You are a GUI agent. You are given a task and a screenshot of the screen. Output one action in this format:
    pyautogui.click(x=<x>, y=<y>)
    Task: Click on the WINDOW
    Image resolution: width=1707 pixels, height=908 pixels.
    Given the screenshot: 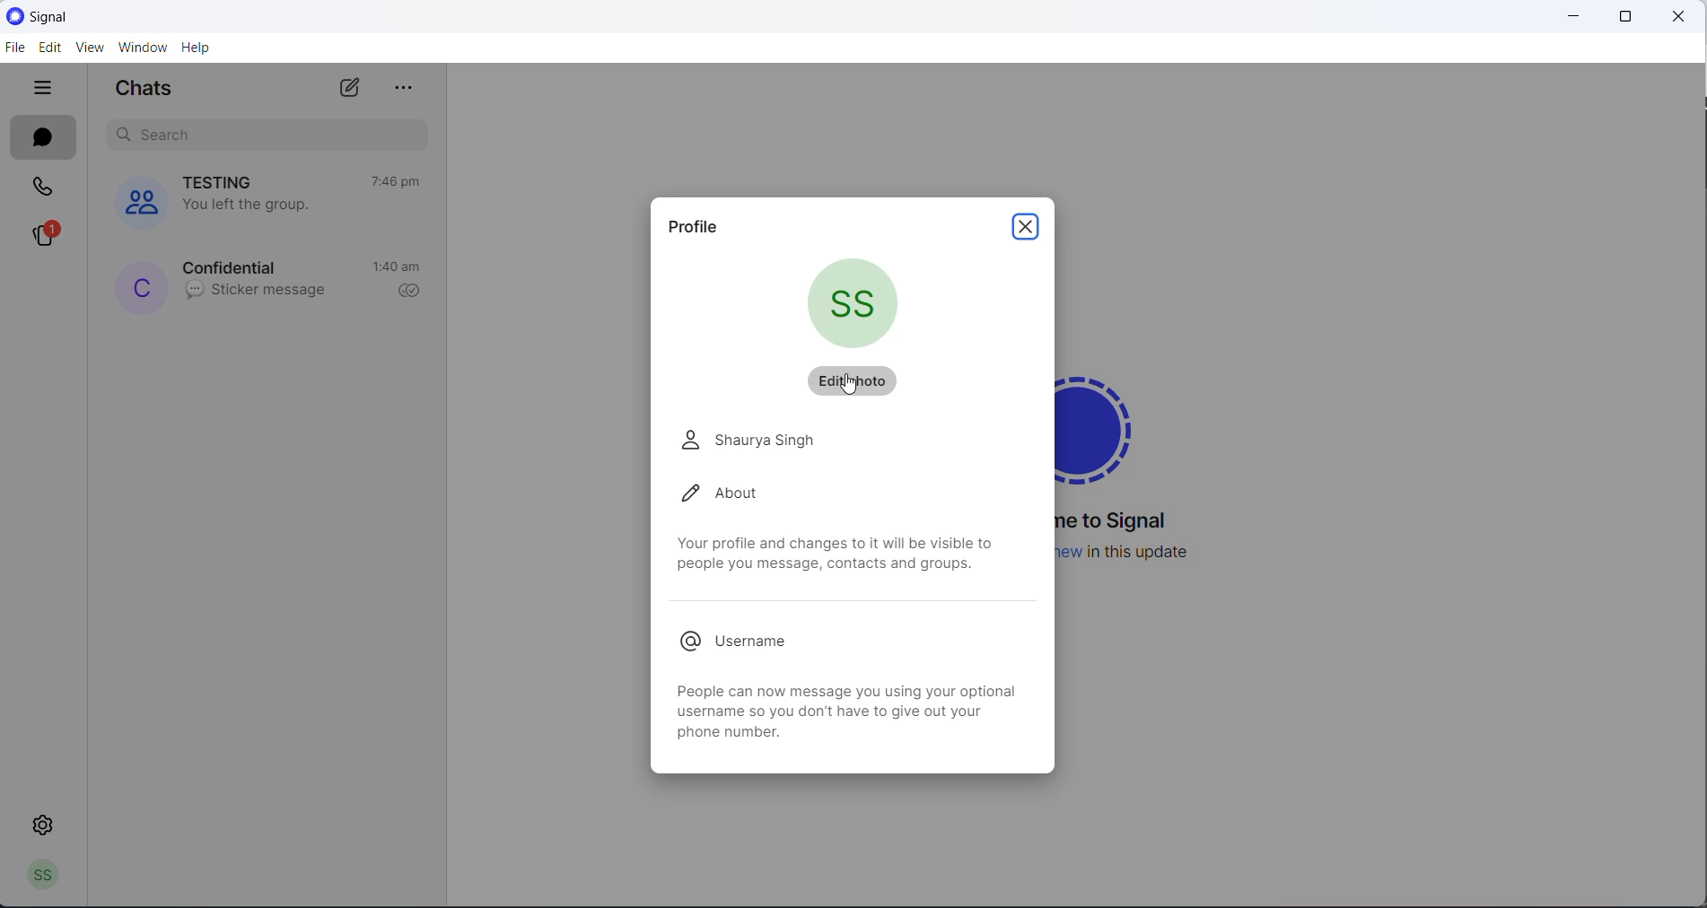 What is the action you would take?
    pyautogui.click(x=143, y=48)
    